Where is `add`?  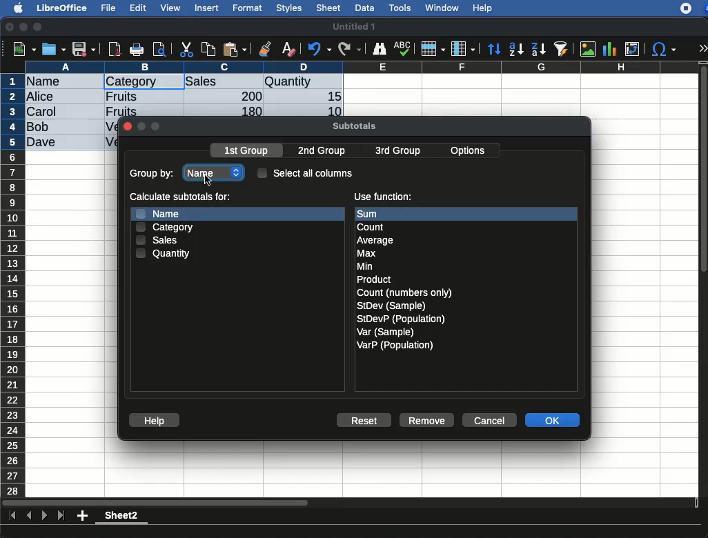 add is located at coordinates (83, 515).